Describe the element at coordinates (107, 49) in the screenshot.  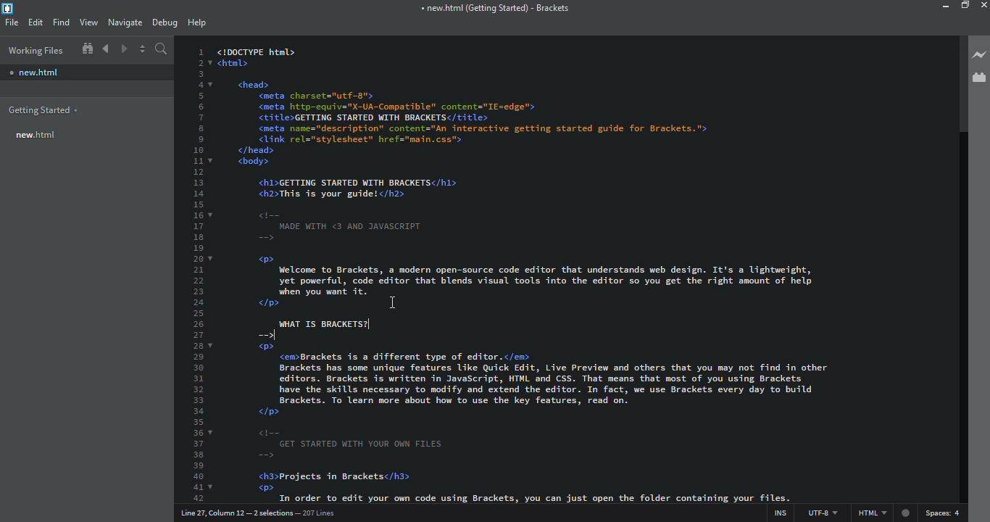
I see `navigate back` at that location.